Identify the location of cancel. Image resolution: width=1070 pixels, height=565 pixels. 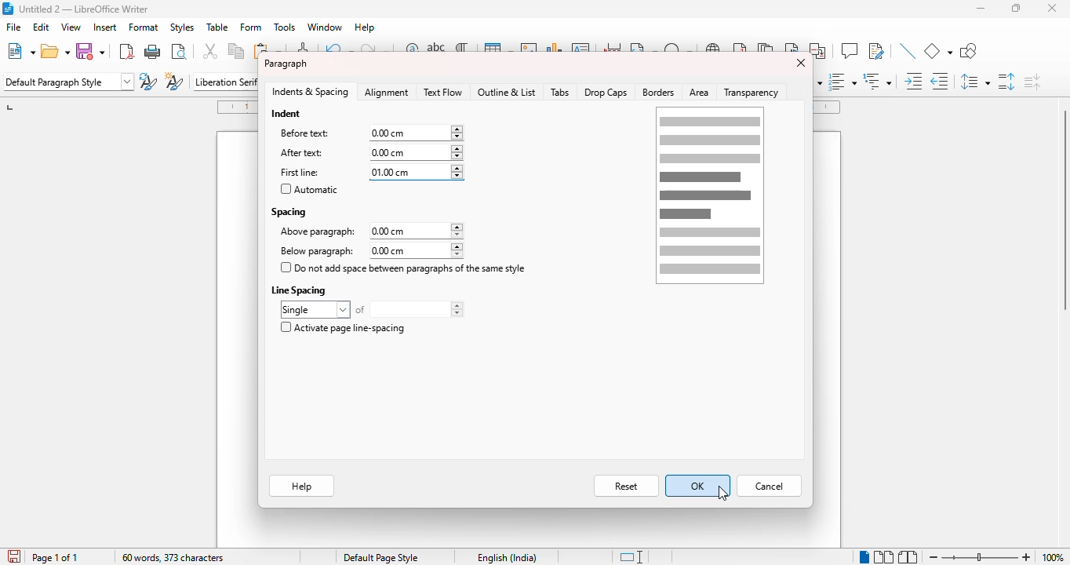
(770, 487).